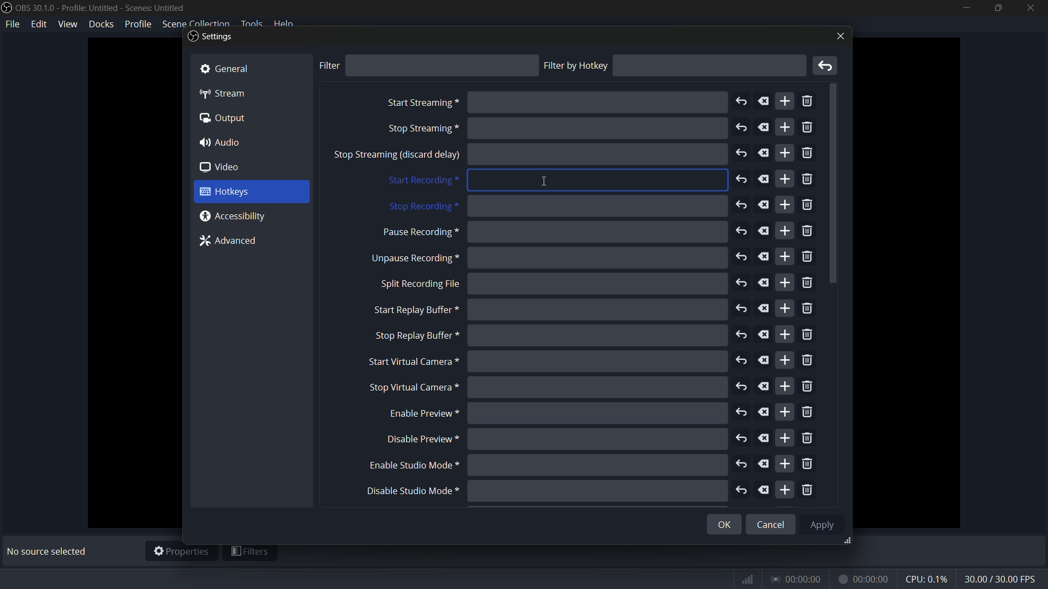  I want to click on undo, so click(742, 360).